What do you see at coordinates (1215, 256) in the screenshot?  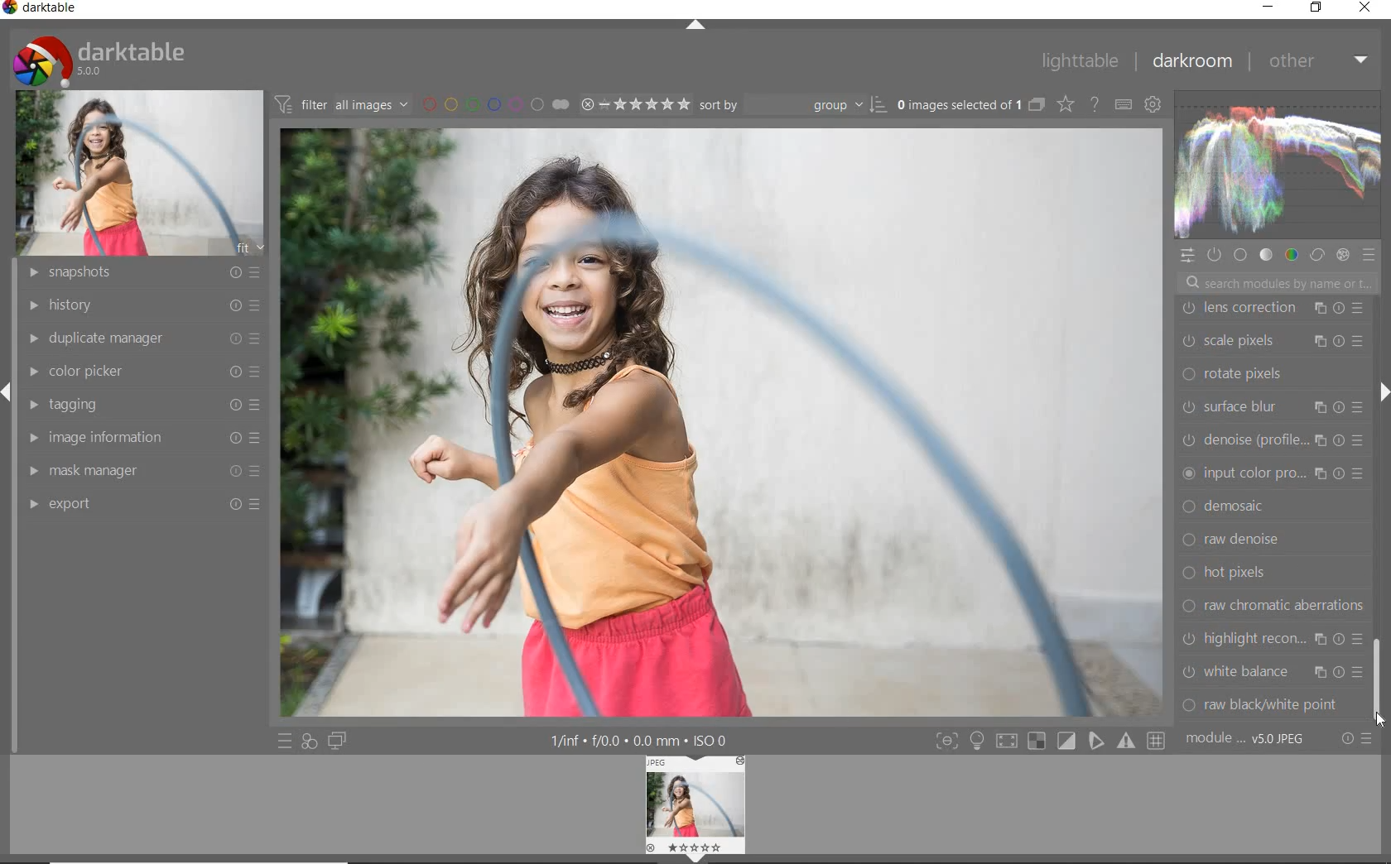 I see `show only active module` at bounding box center [1215, 256].